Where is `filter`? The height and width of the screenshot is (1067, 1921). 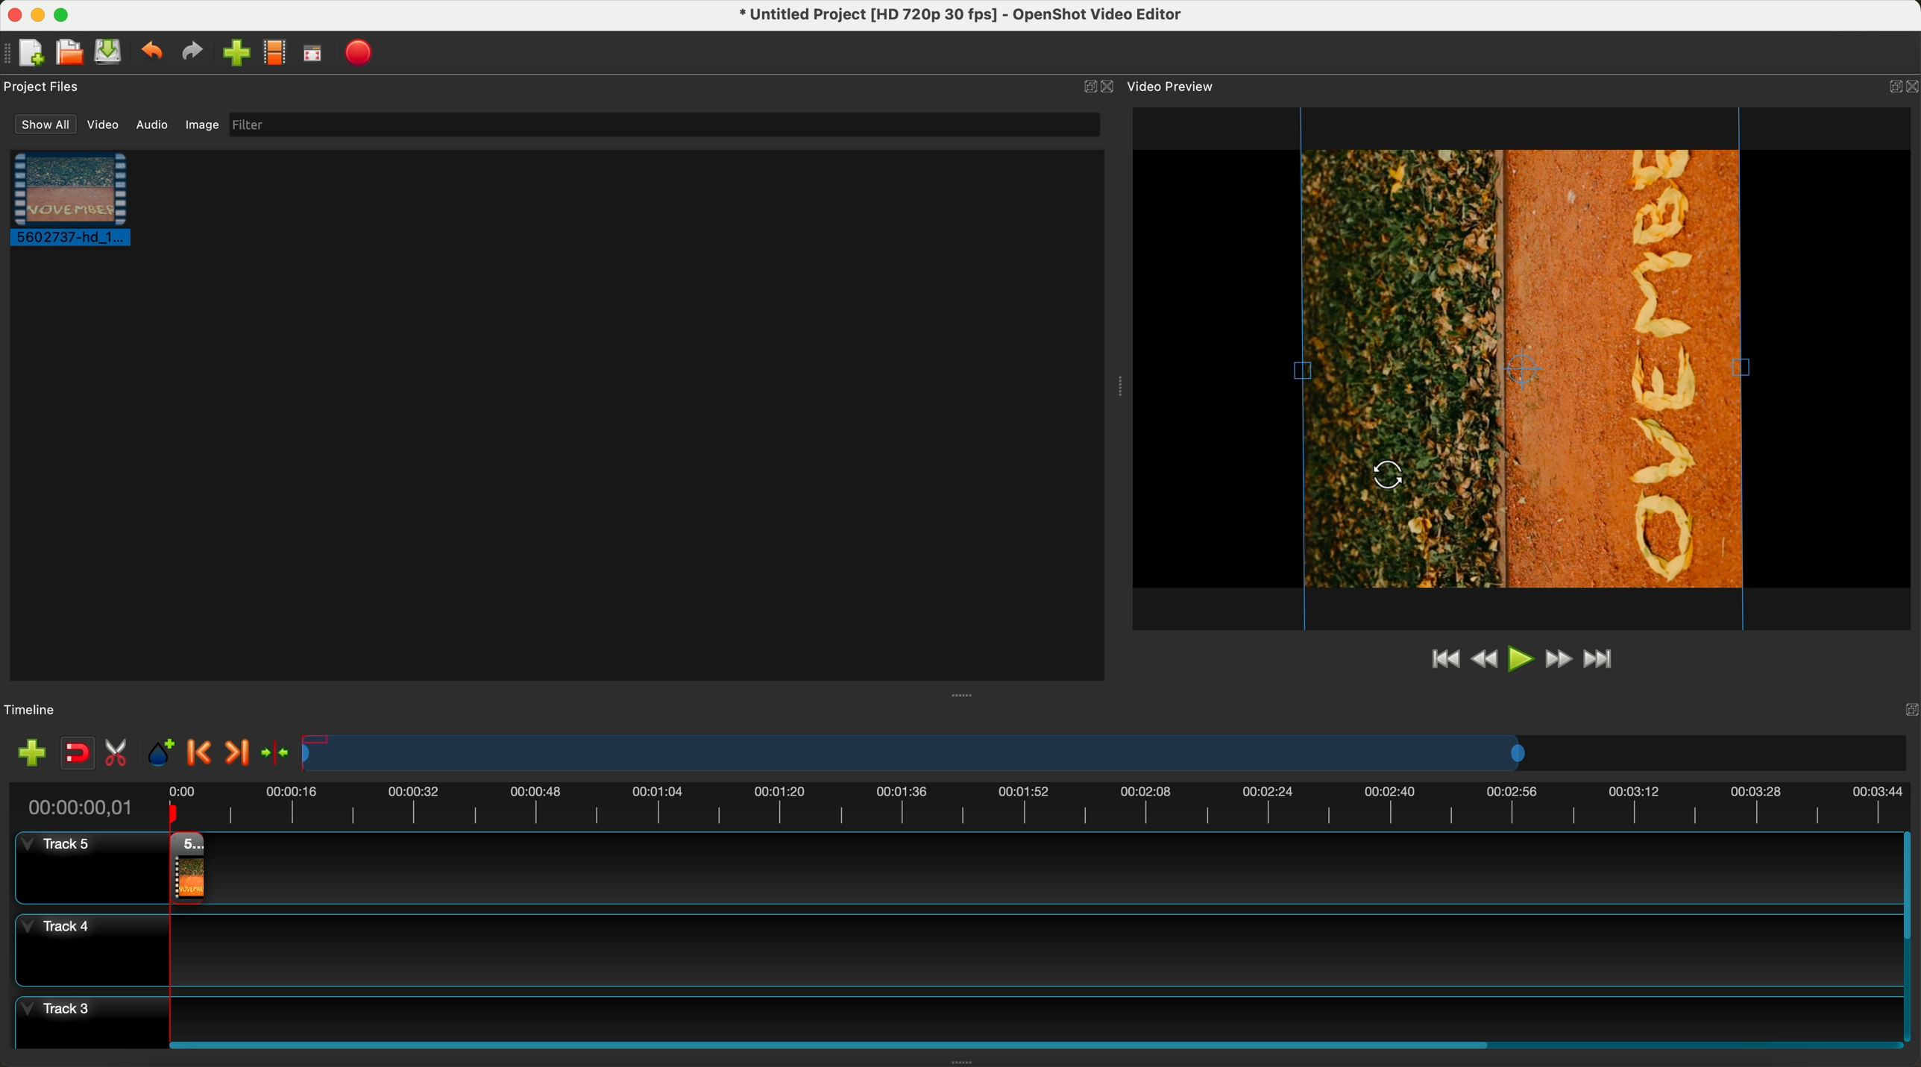
filter is located at coordinates (664, 125).